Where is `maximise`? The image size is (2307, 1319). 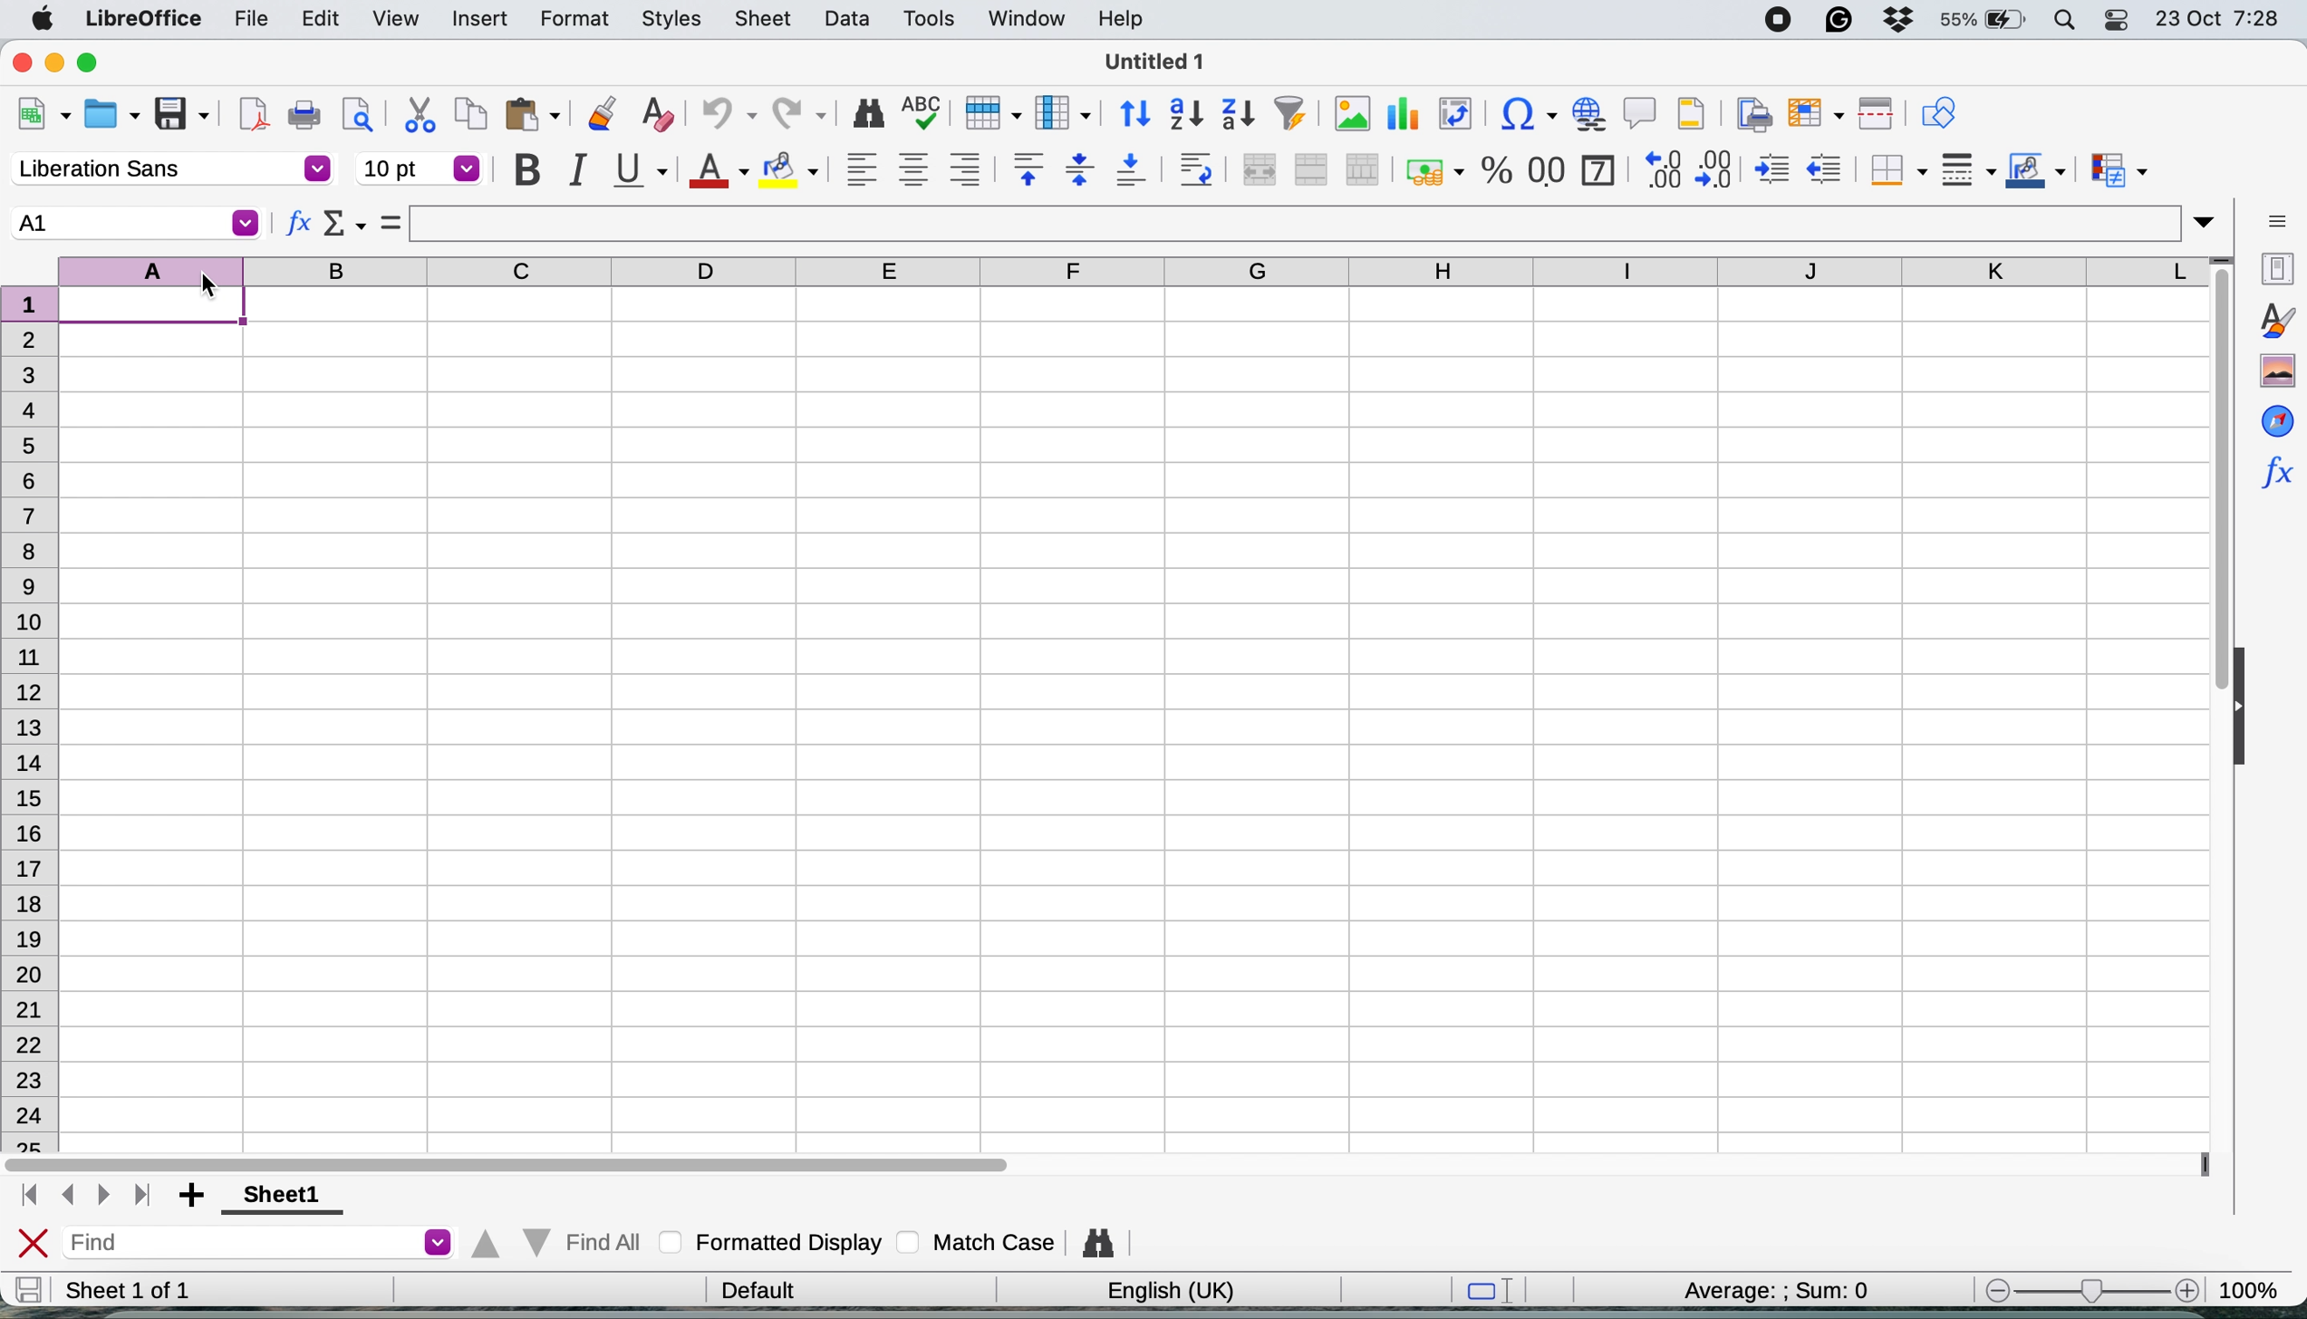 maximise is located at coordinates (96, 64).